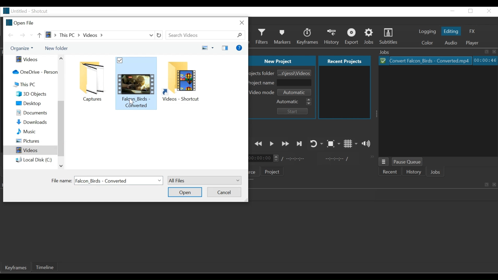 The width and height of the screenshot is (498, 280). What do you see at coordinates (294, 159) in the screenshot?
I see `Total Duration` at bounding box center [294, 159].